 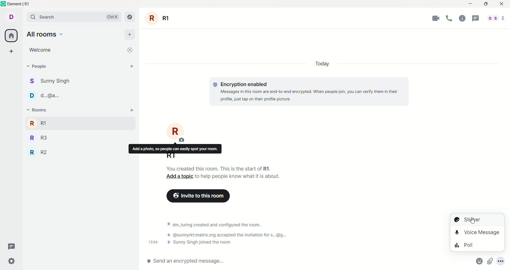 I want to click on R3 room, so click(x=39, y=138).